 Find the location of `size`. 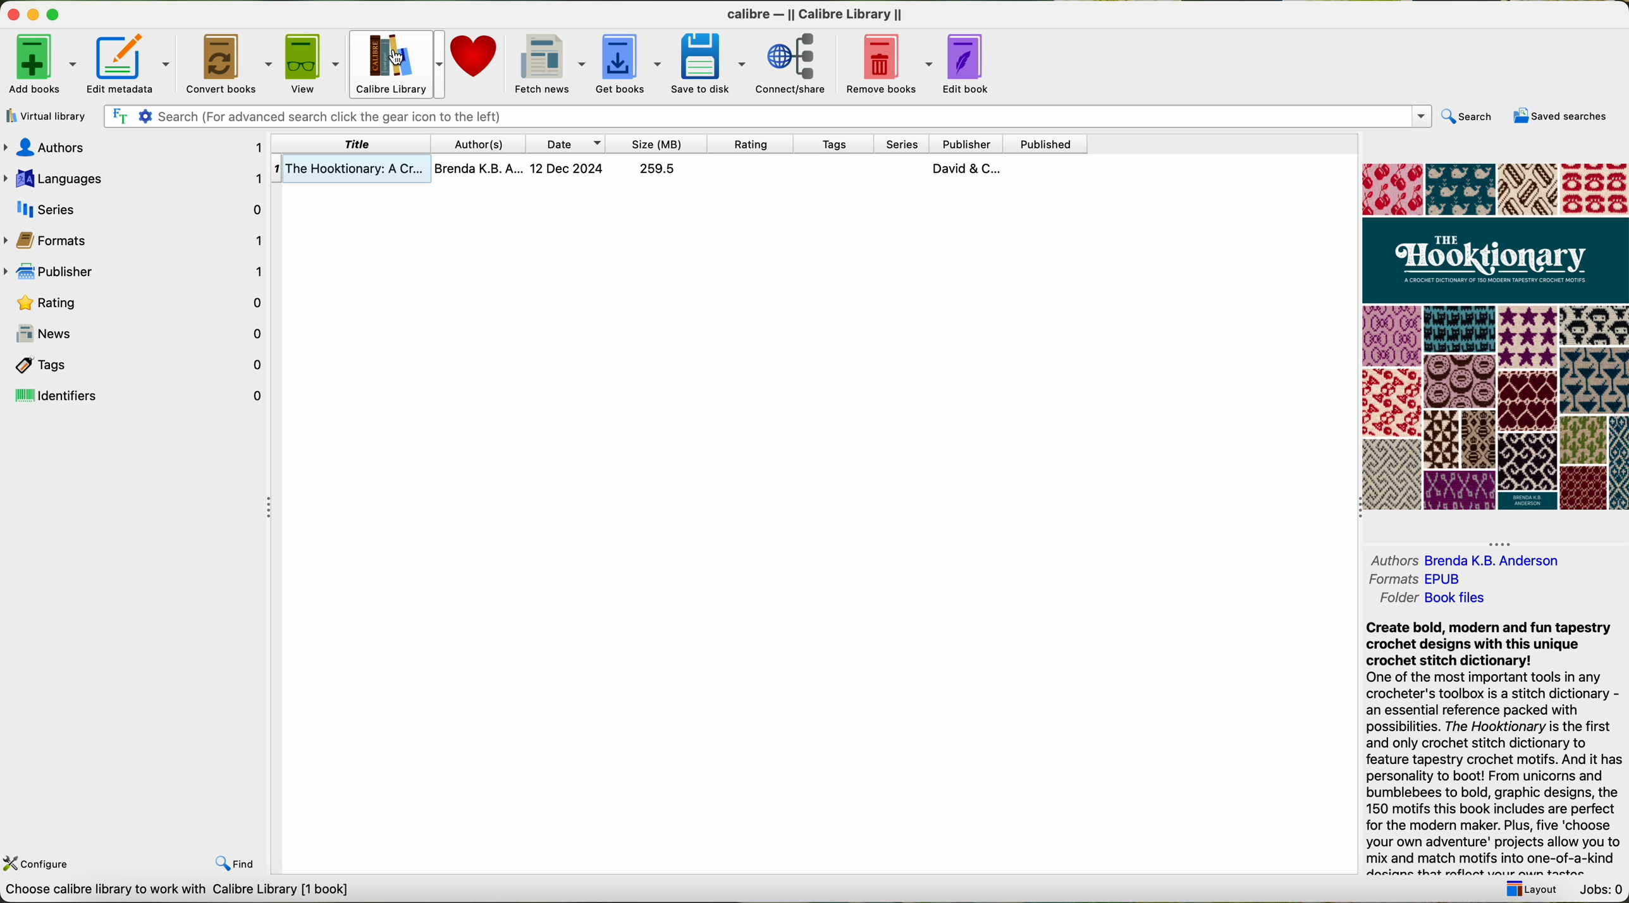

size is located at coordinates (663, 142).